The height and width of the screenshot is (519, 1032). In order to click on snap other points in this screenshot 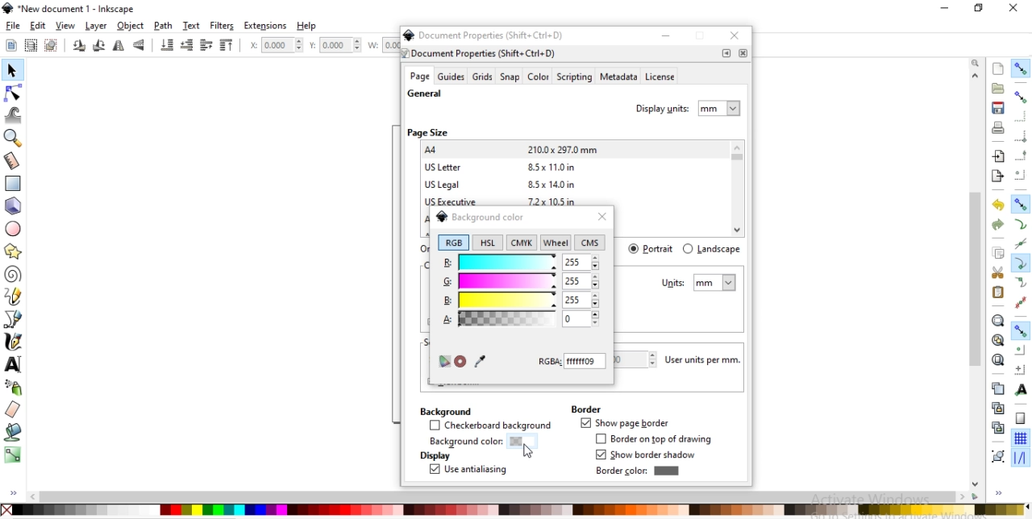, I will do `click(1021, 330)`.